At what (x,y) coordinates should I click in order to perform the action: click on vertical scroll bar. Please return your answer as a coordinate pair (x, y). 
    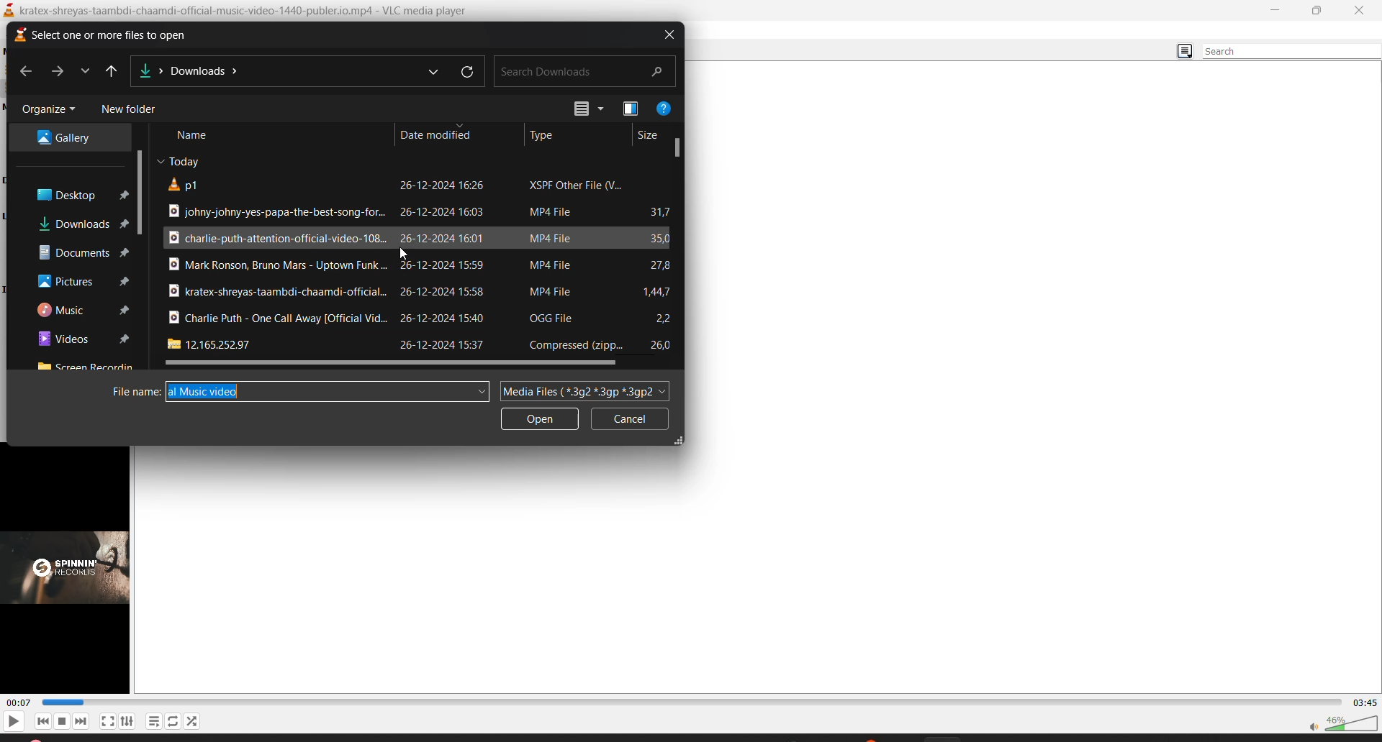
    Looking at the image, I should click on (142, 193).